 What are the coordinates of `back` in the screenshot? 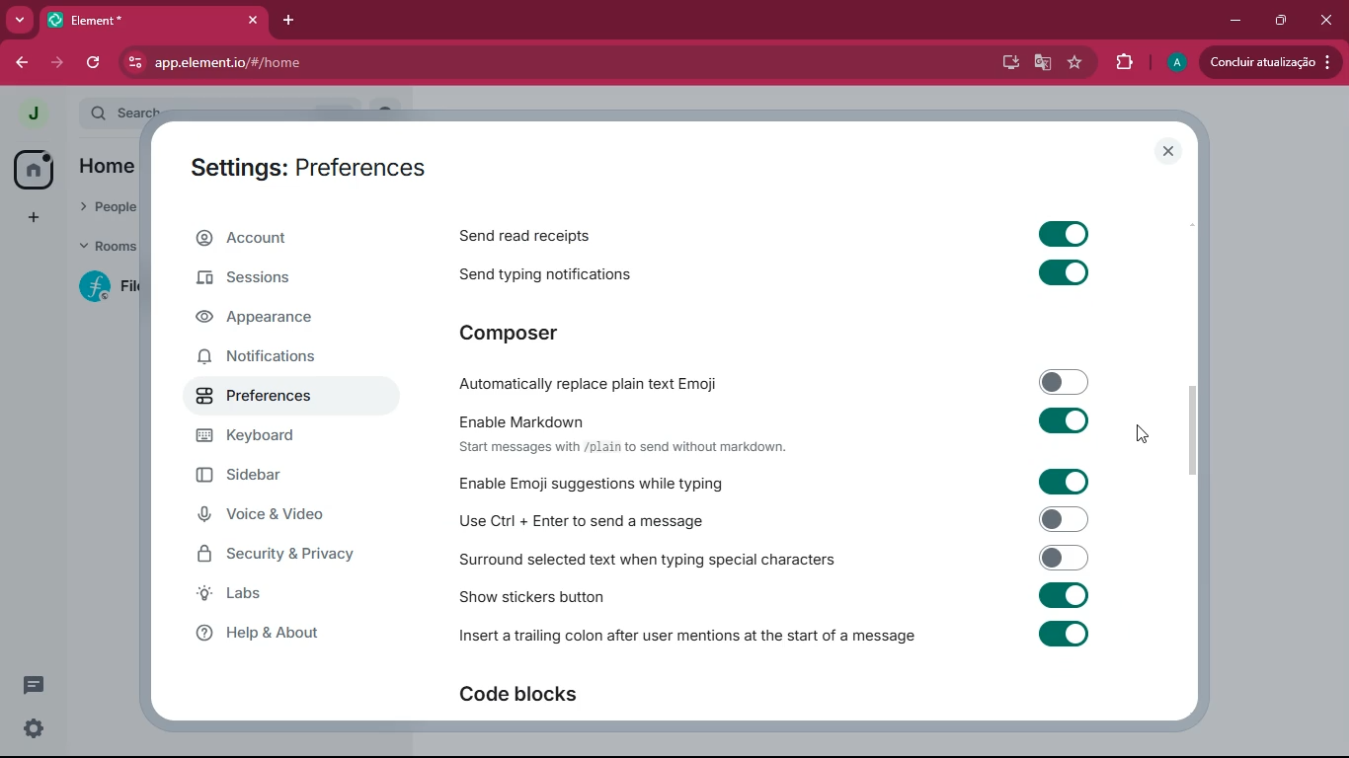 It's located at (21, 63).